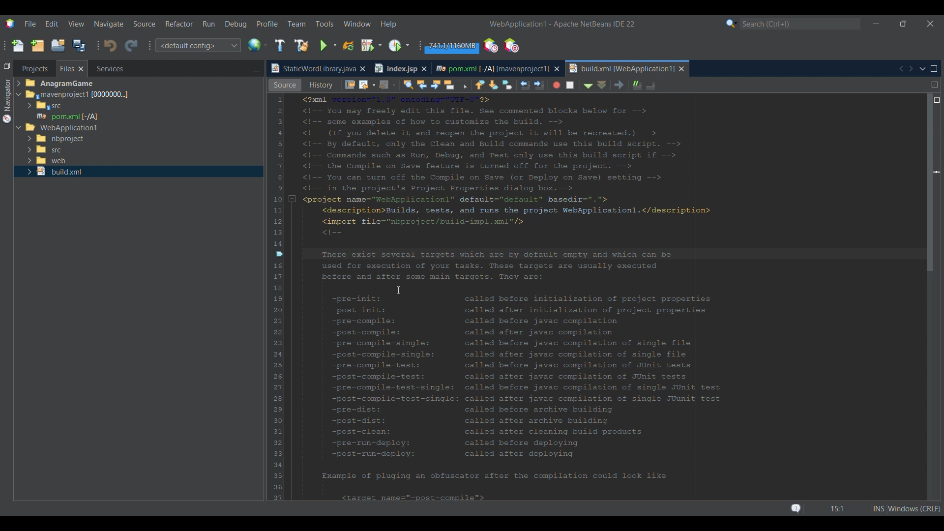  What do you see at coordinates (366, 85) in the screenshot?
I see `Effective view` at bounding box center [366, 85].